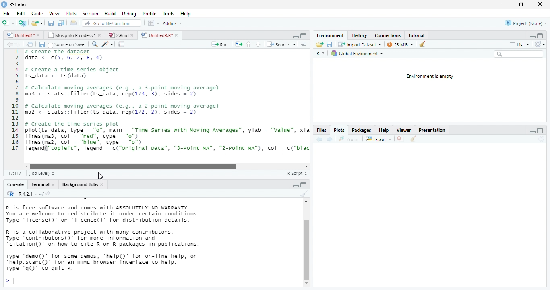 This screenshot has width=550, height=290. What do you see at coordinates (540, 131) in the screenshot?
I see `maximize` at bounding box center [540, 131].